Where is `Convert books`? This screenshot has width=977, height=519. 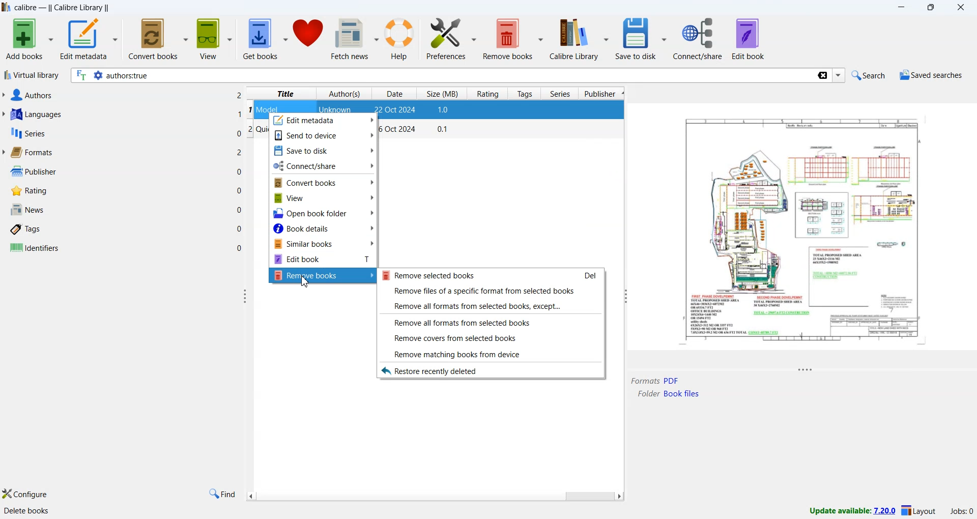
Convert books is located at coordinates (324, 182).